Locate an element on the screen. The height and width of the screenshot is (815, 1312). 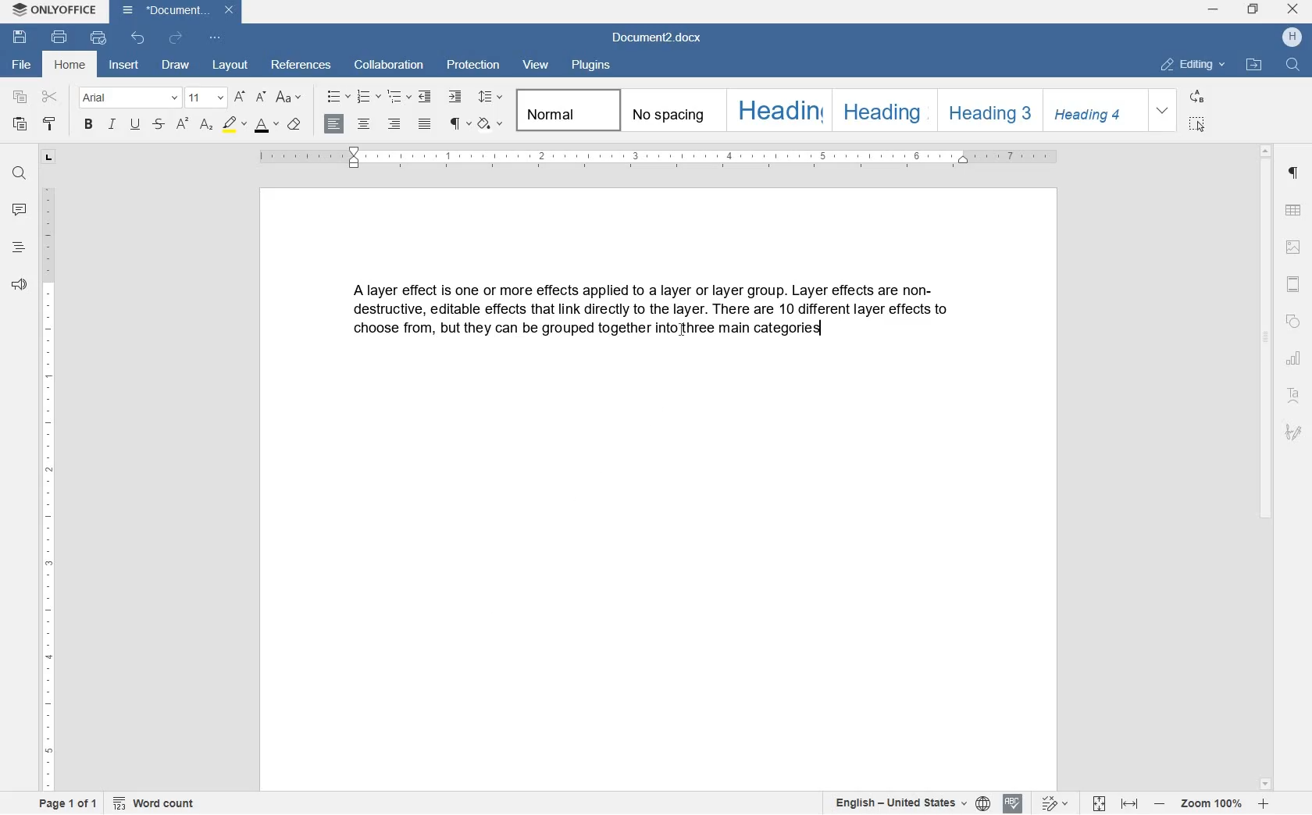
font color  is located at coordinates (268, 126).